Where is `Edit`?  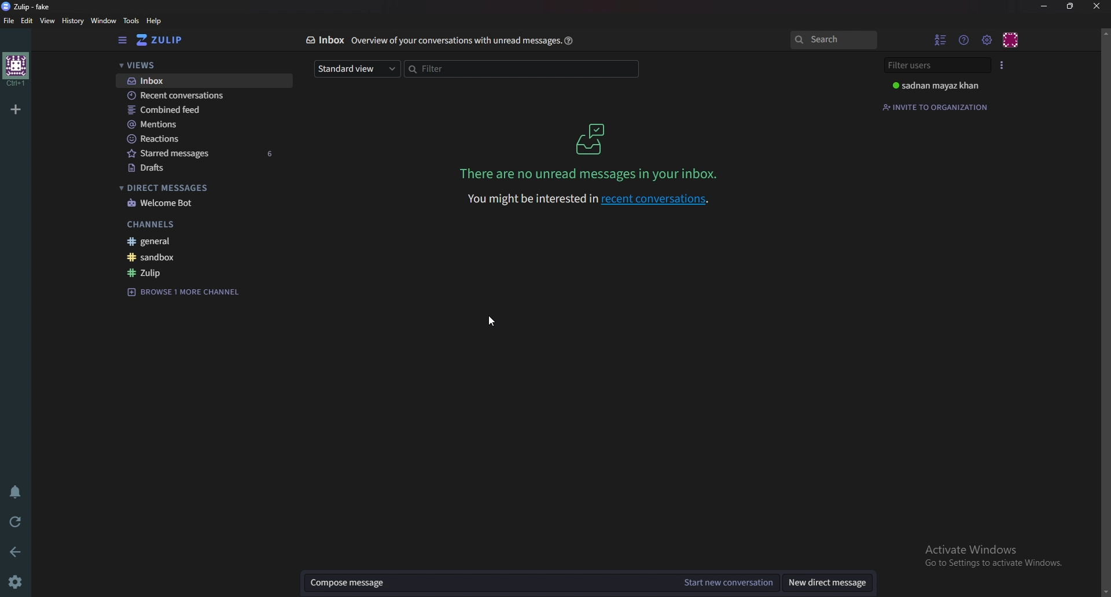
Edit is located at coordinates (27, 20).